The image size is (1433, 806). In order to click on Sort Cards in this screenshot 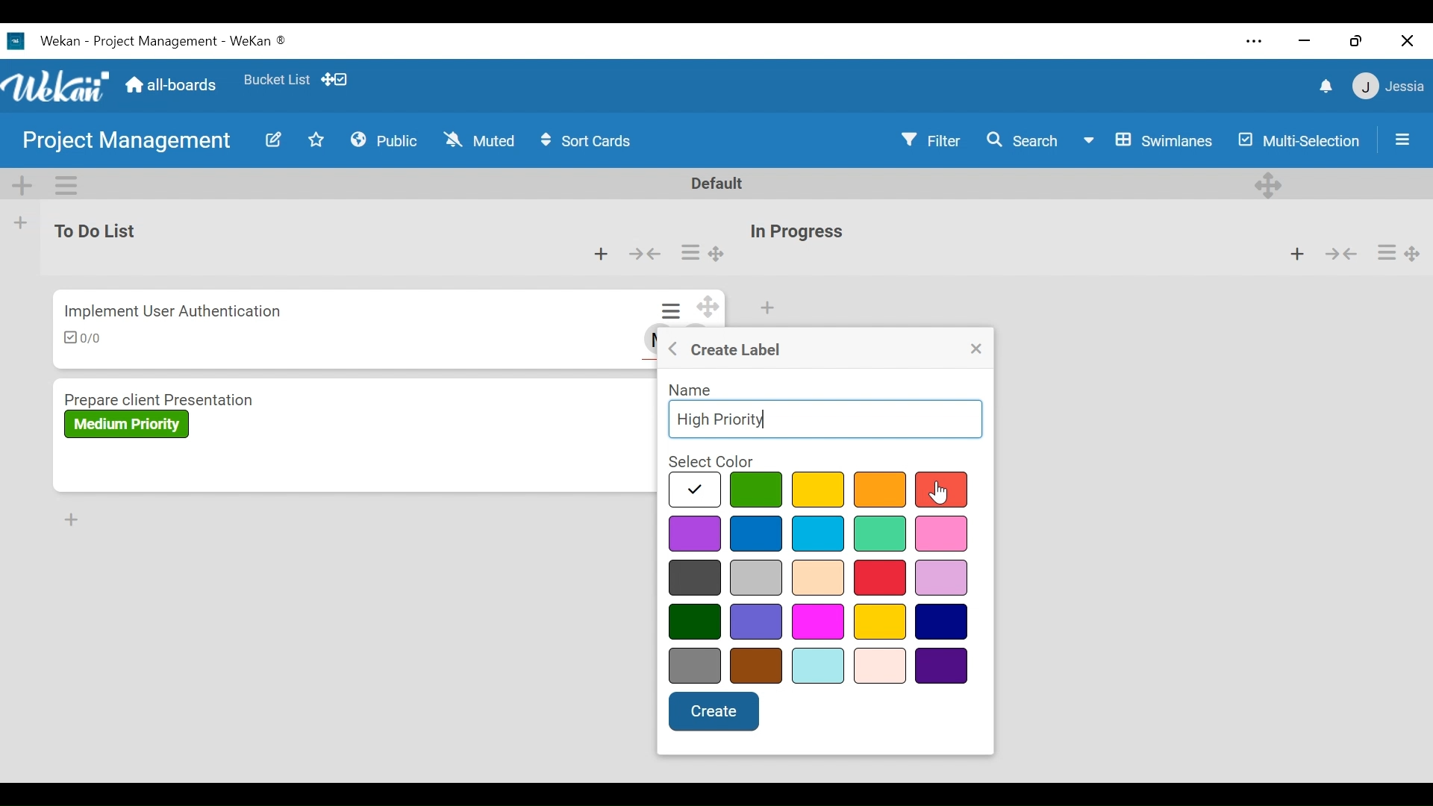, I will do `click(592, 140)`.